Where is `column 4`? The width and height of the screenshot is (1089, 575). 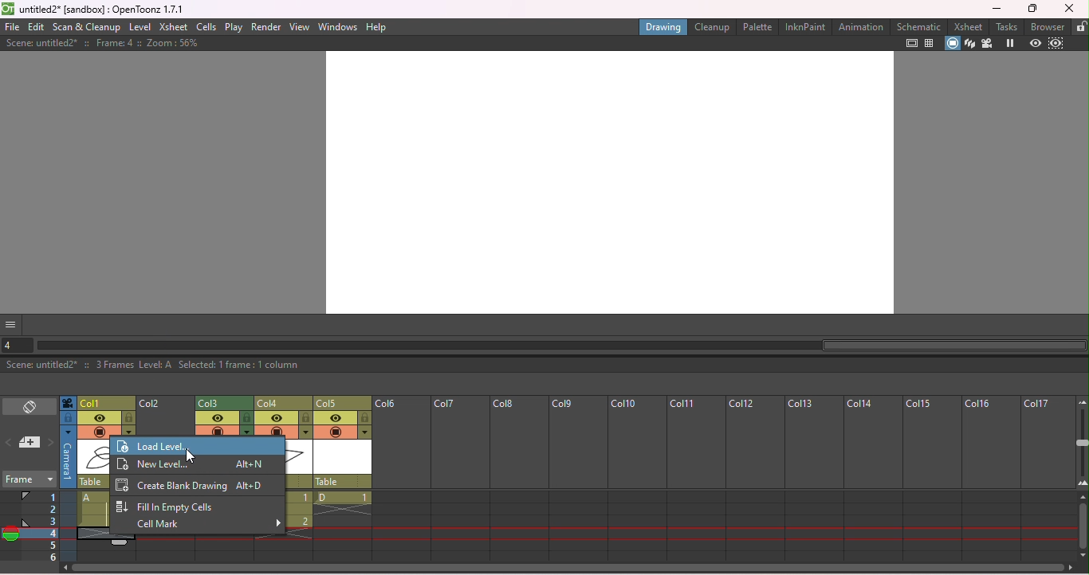 column 4 is located at coordinates (283, 402).